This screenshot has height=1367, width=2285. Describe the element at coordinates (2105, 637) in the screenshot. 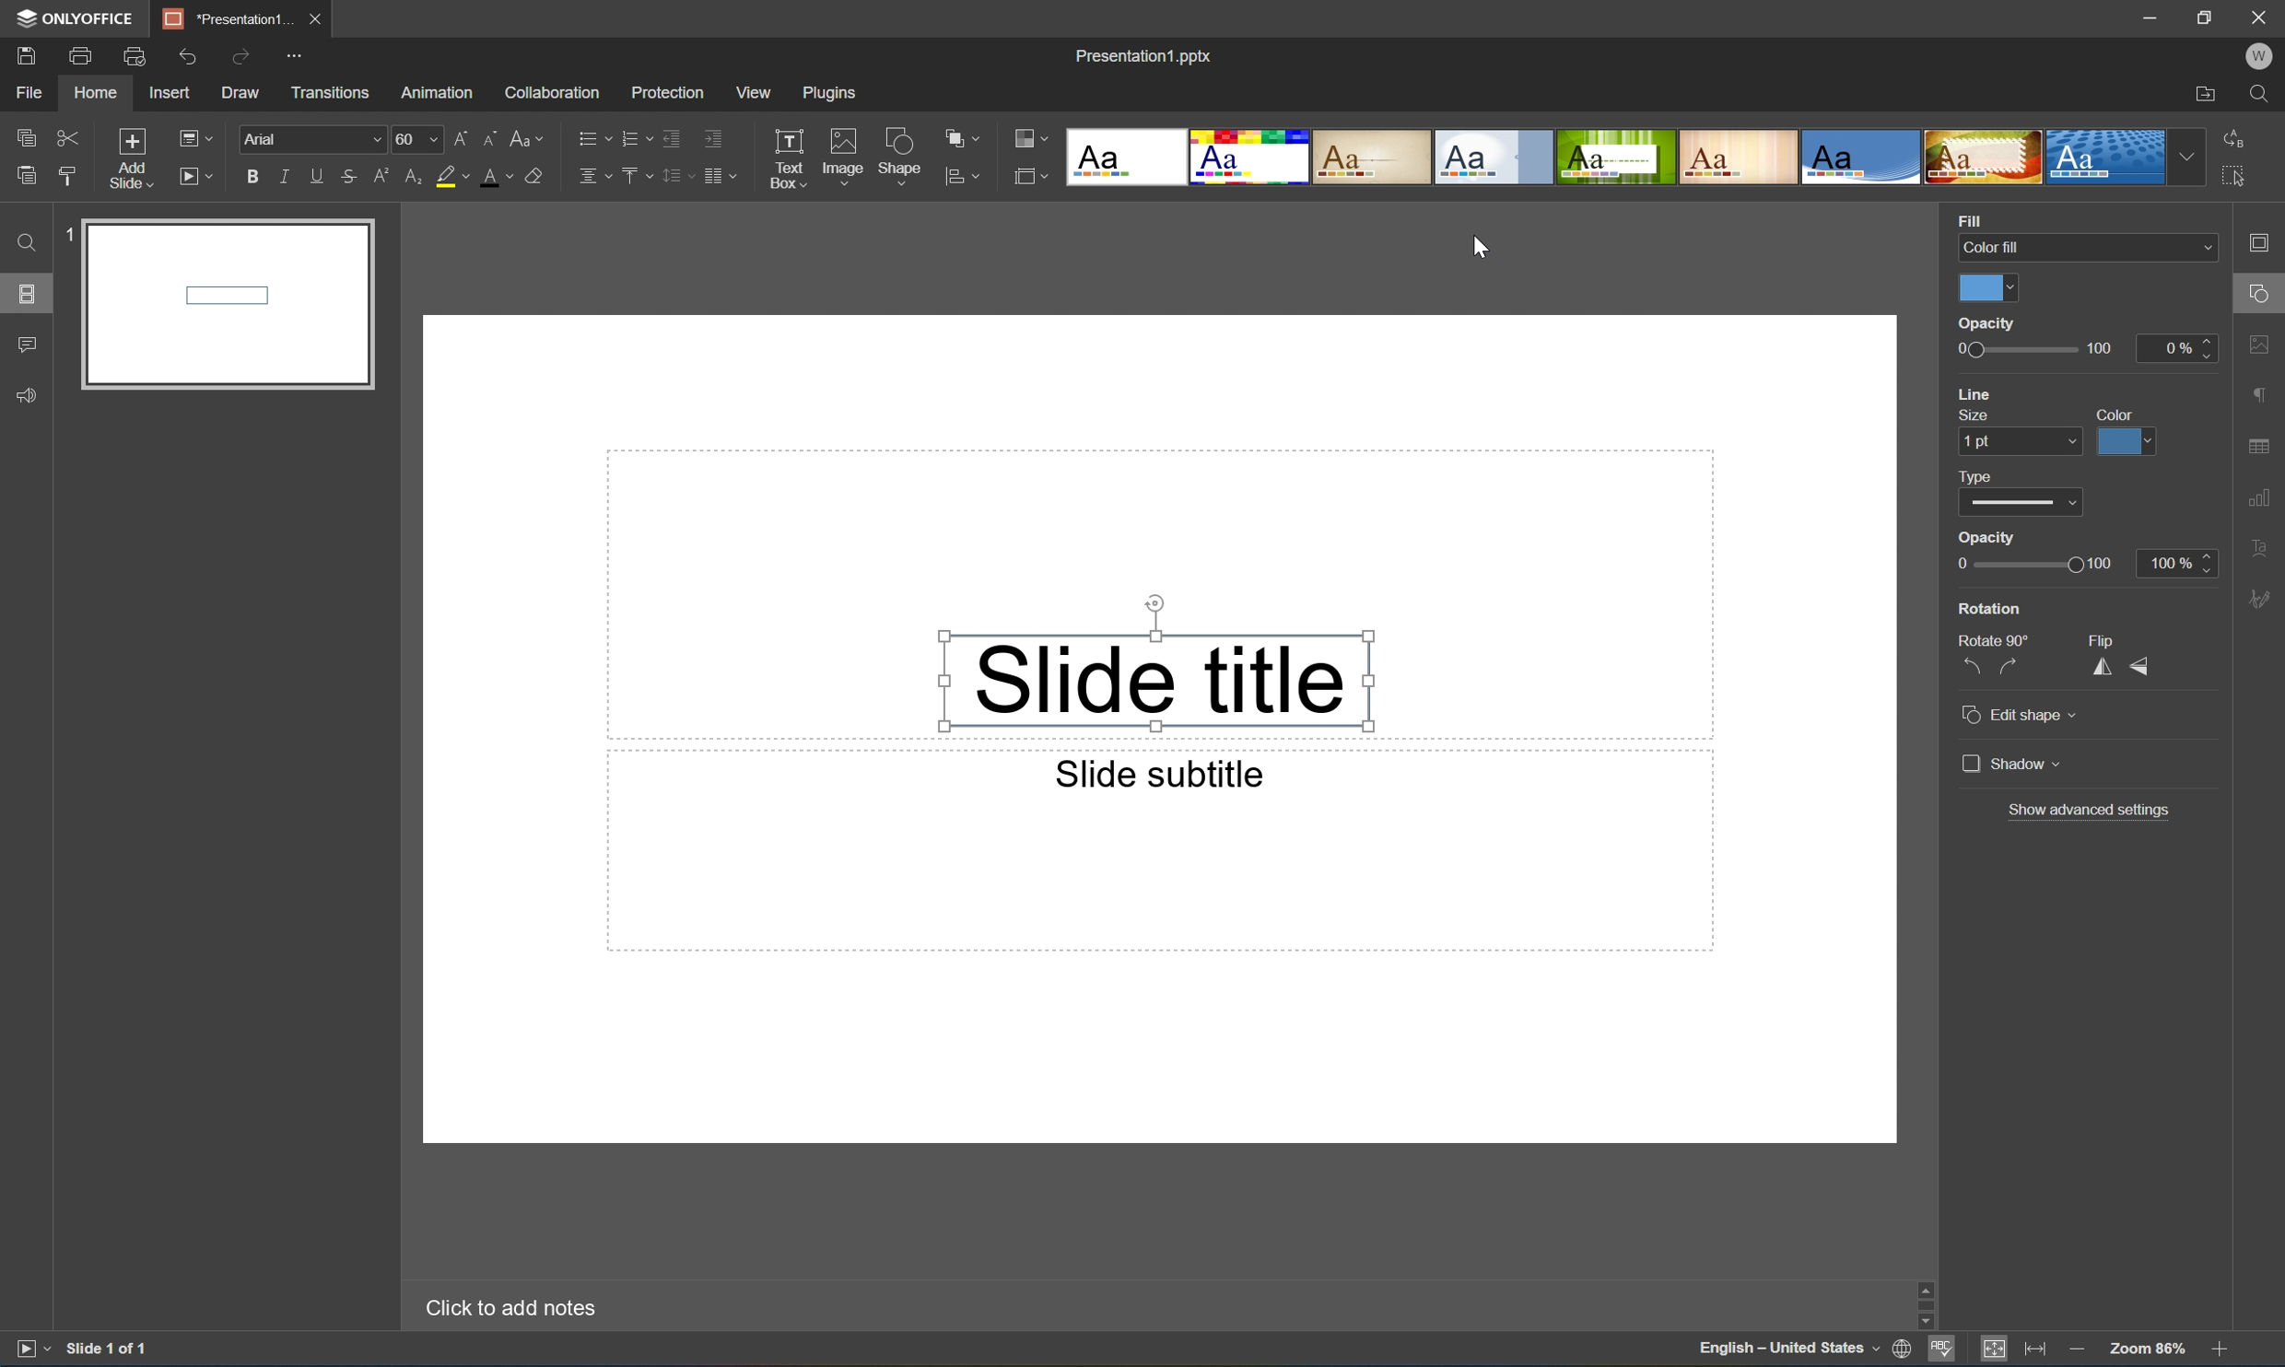

I see `Flip` at that location.